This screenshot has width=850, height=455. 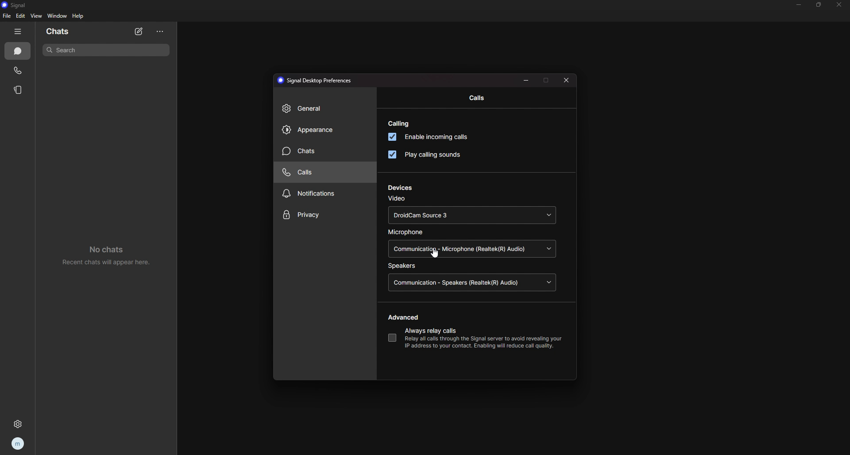 I want to click on microphone, so click(x=408, y=232).